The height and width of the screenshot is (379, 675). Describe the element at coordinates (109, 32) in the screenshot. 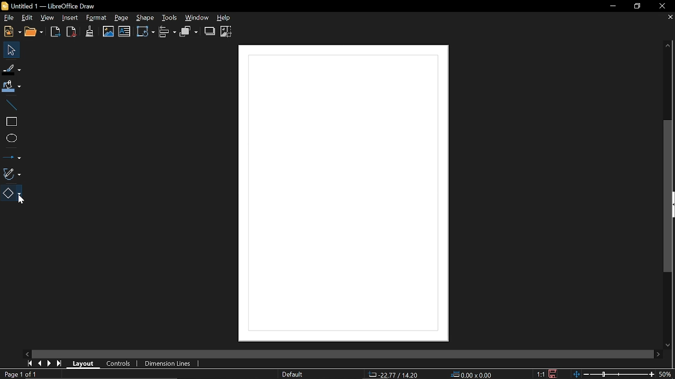

I see `Insert image` at that location.